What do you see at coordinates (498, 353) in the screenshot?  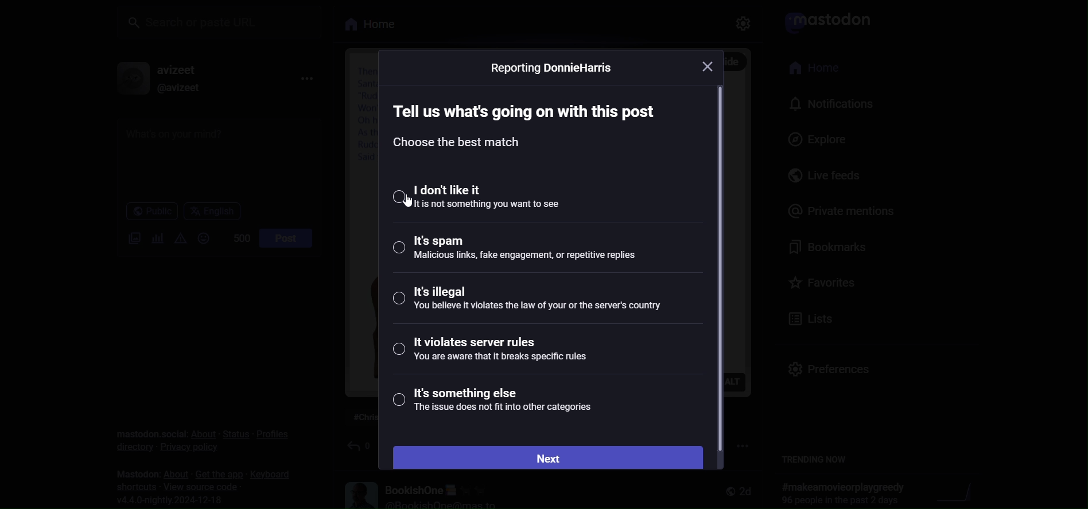 I see `It violates server rules
You are aware that it breaks specific rules` at bounding box center [498, 353].